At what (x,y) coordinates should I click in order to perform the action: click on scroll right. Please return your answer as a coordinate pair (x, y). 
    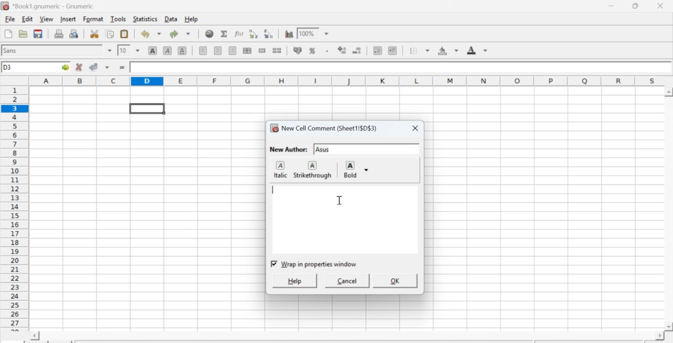
    Looking at the image, I should click on (659, 336).